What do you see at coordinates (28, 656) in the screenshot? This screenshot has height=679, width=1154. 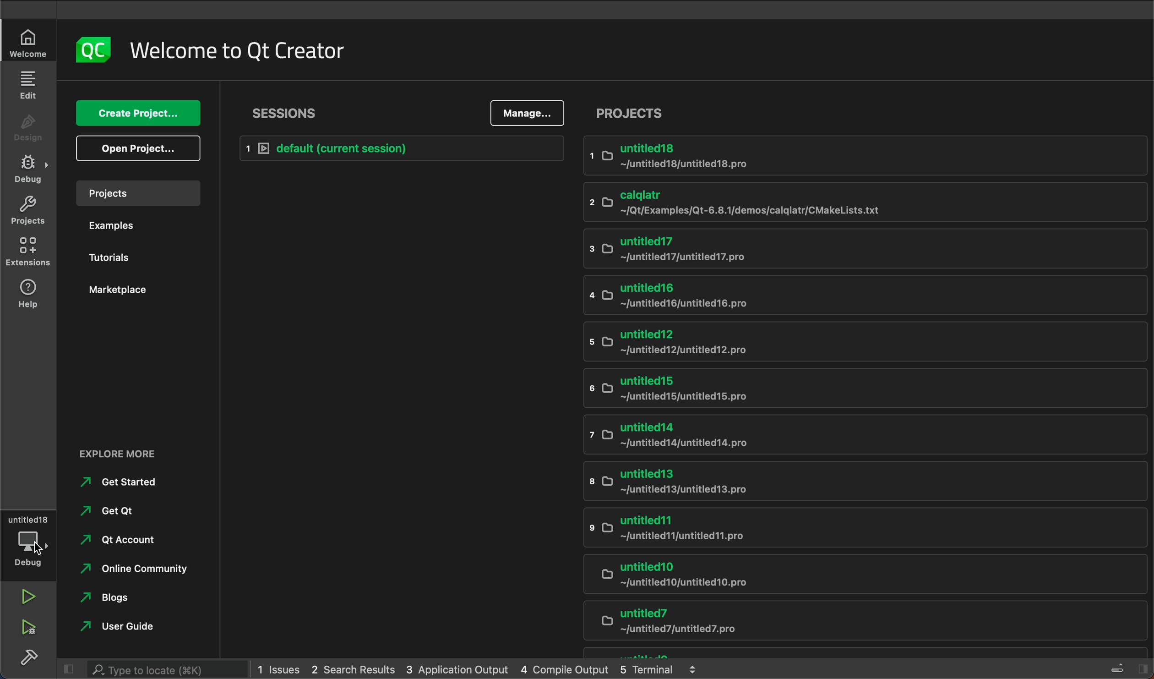 I see `build` at bounding box center [28, 656].